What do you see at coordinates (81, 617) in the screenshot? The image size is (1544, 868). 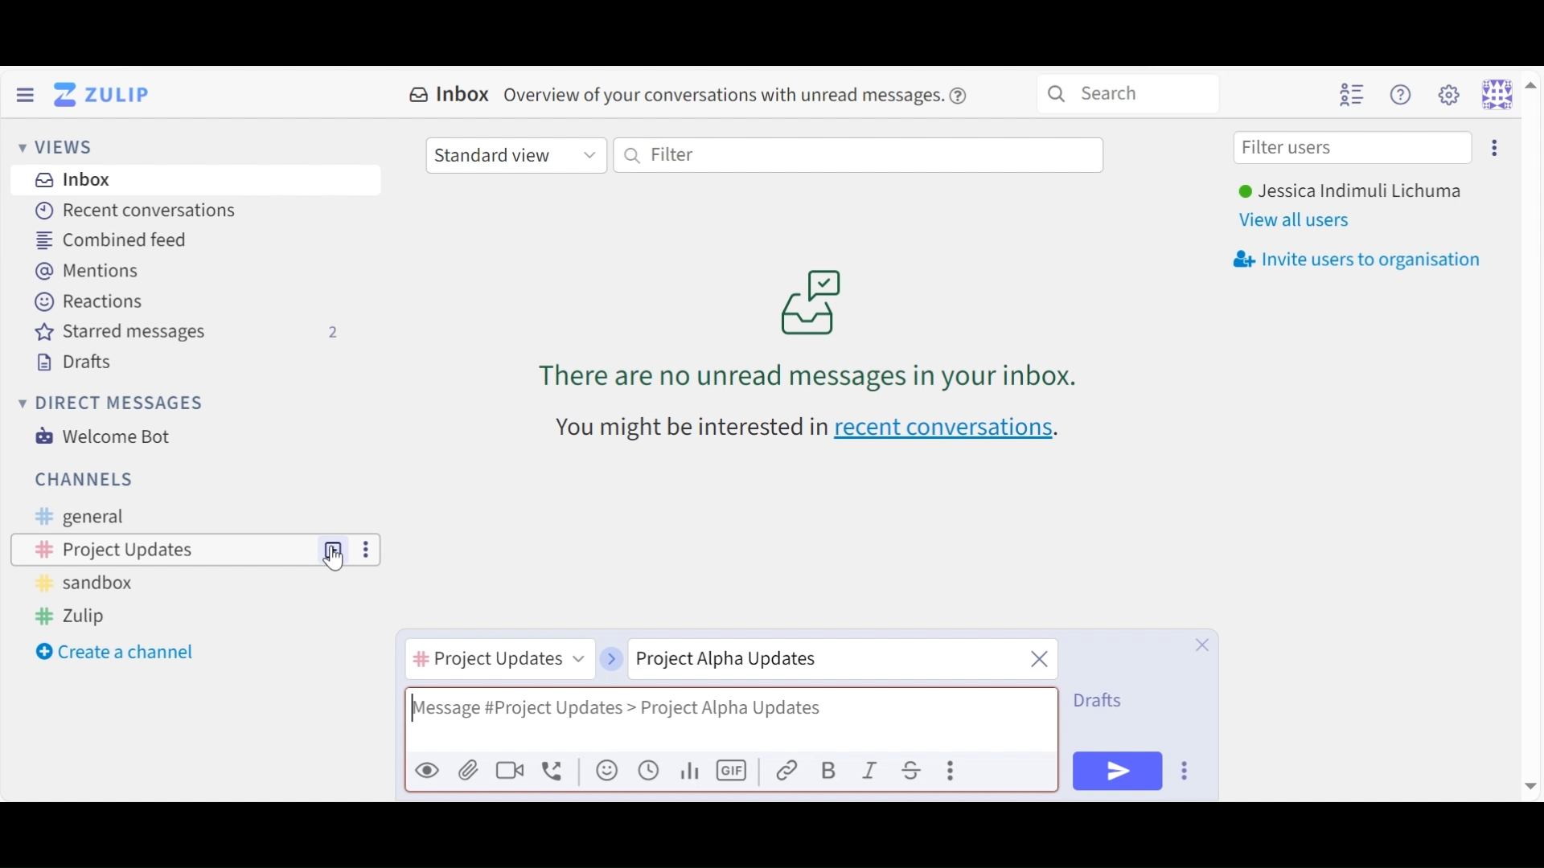 I see `Zulip Channel` at bounding box center [81, 617].